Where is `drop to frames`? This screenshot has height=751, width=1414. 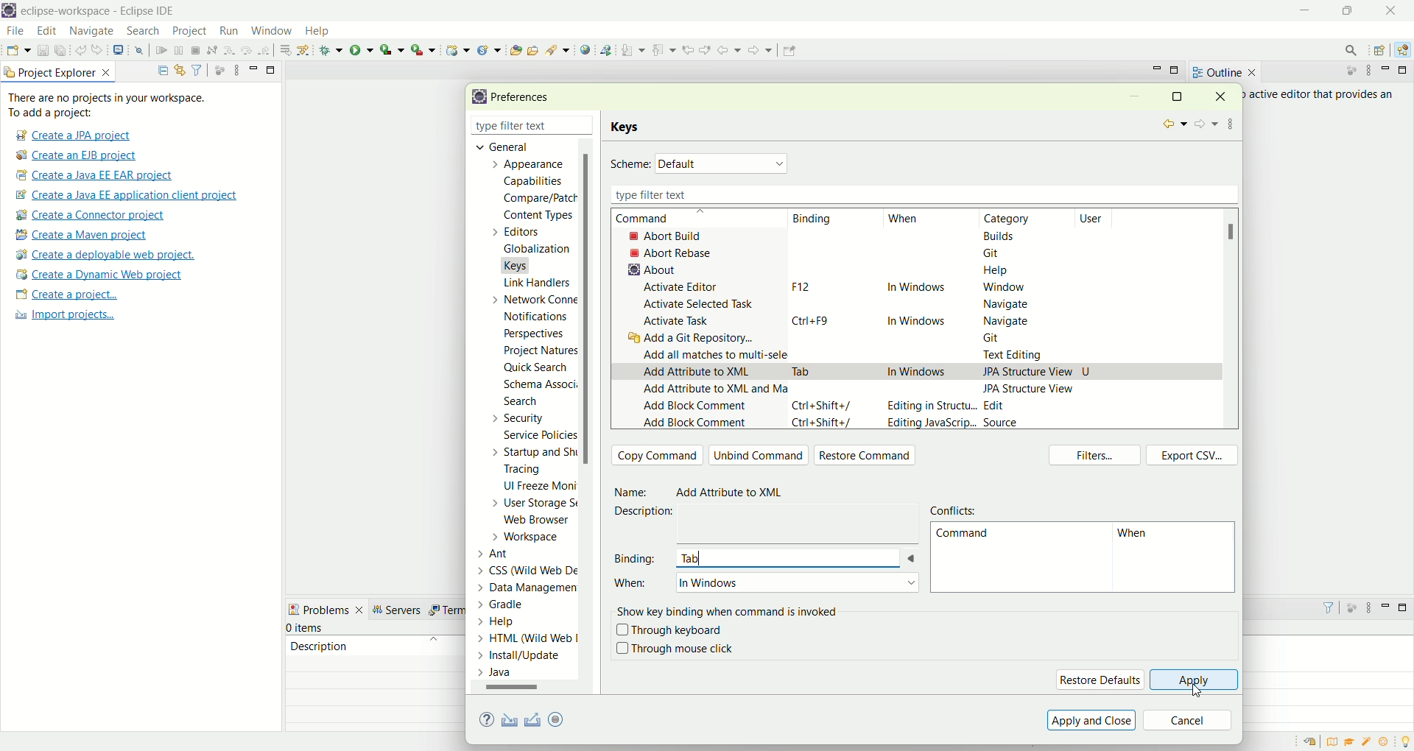
drop to frames is located at coordinates (286, 50).